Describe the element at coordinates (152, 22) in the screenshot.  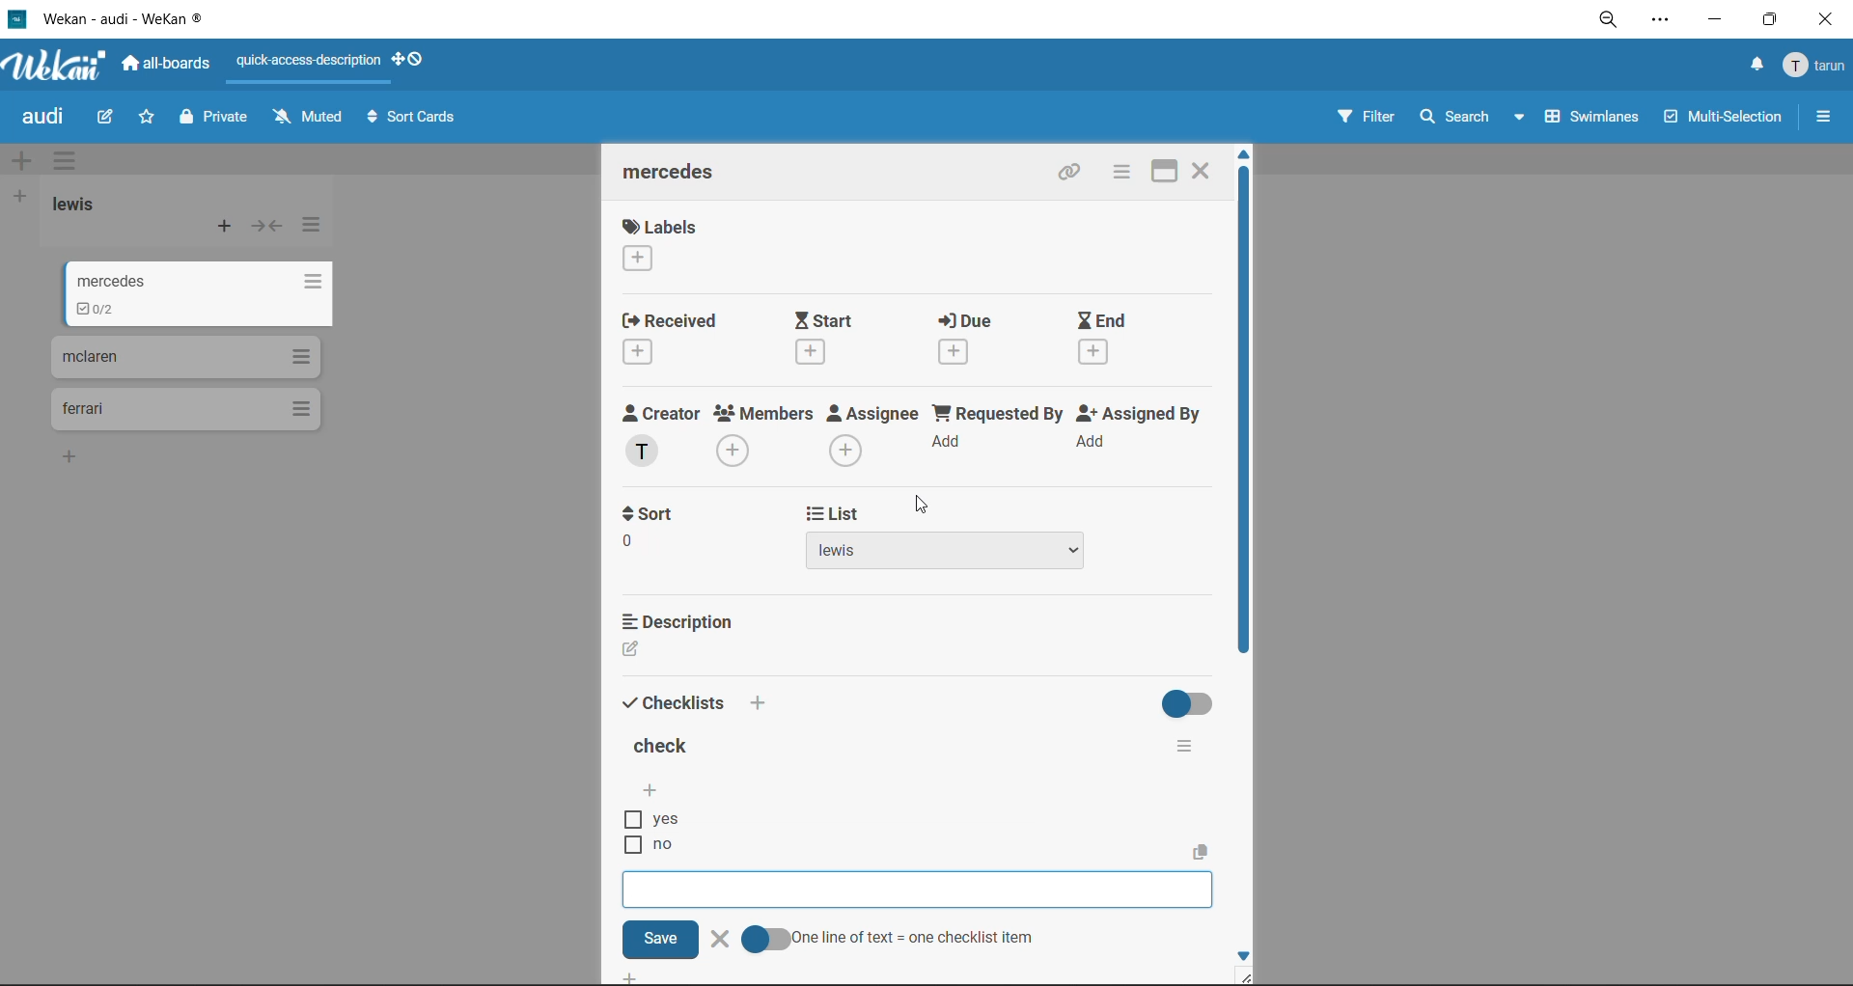
I see `app titlew` at that location.